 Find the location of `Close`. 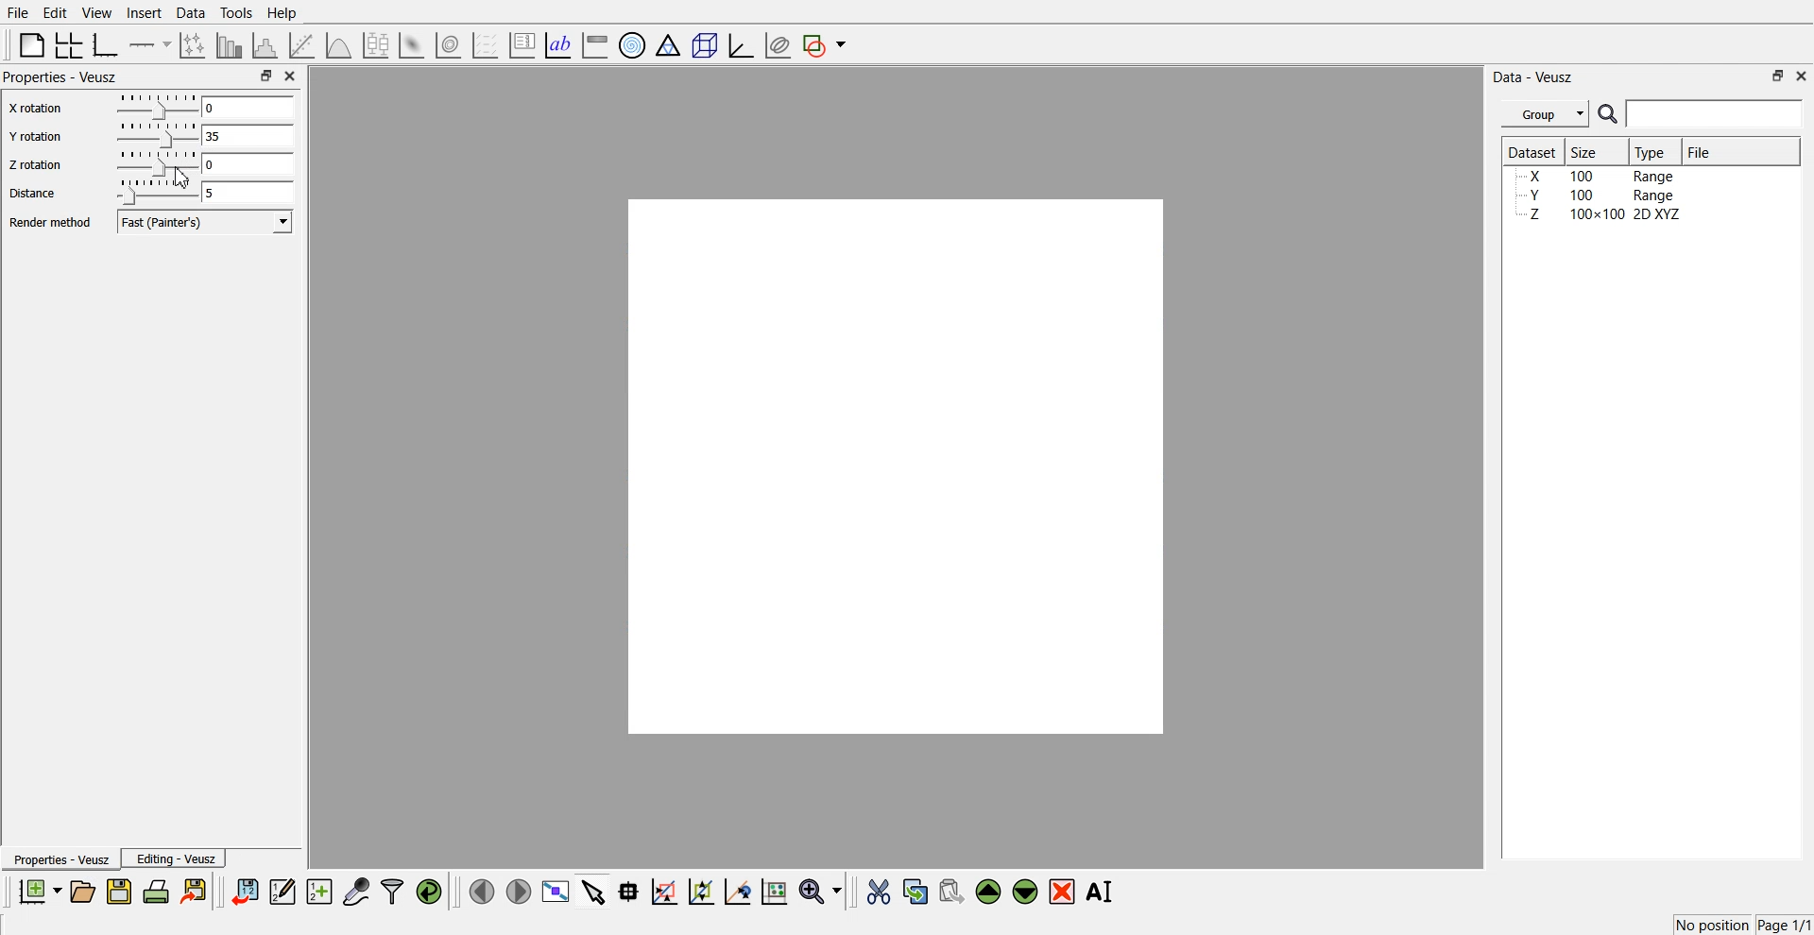

Close is located at coordinates (291, 76).